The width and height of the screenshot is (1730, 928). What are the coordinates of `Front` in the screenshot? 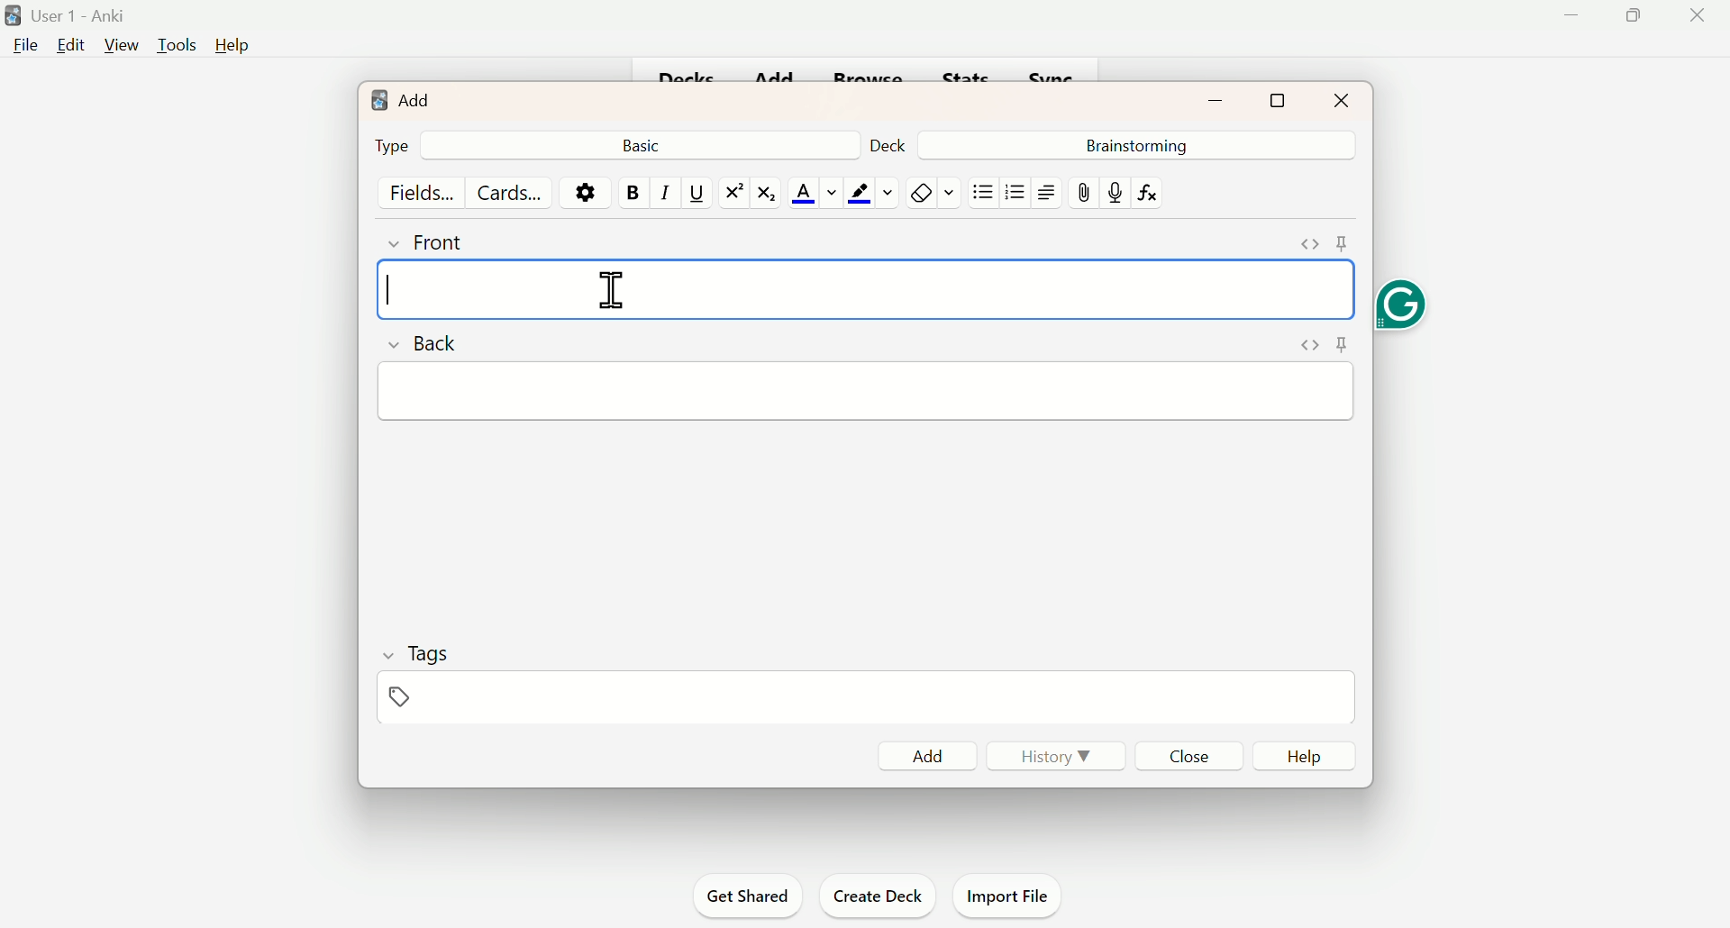 It's located at (444, 240).